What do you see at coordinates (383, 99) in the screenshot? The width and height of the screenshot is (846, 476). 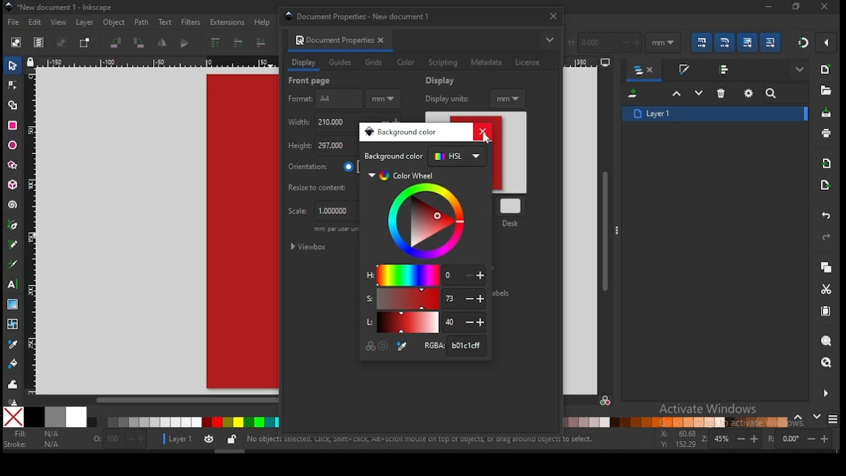 I see `units` at bounding box center [383, 99].